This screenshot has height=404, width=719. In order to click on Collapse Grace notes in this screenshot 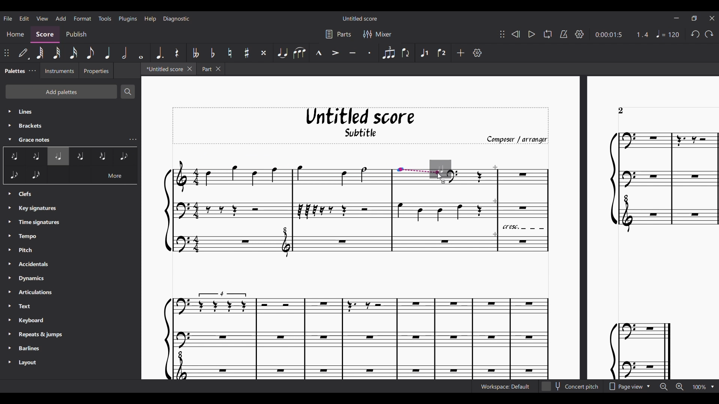, I will do `click(10, 139)`.